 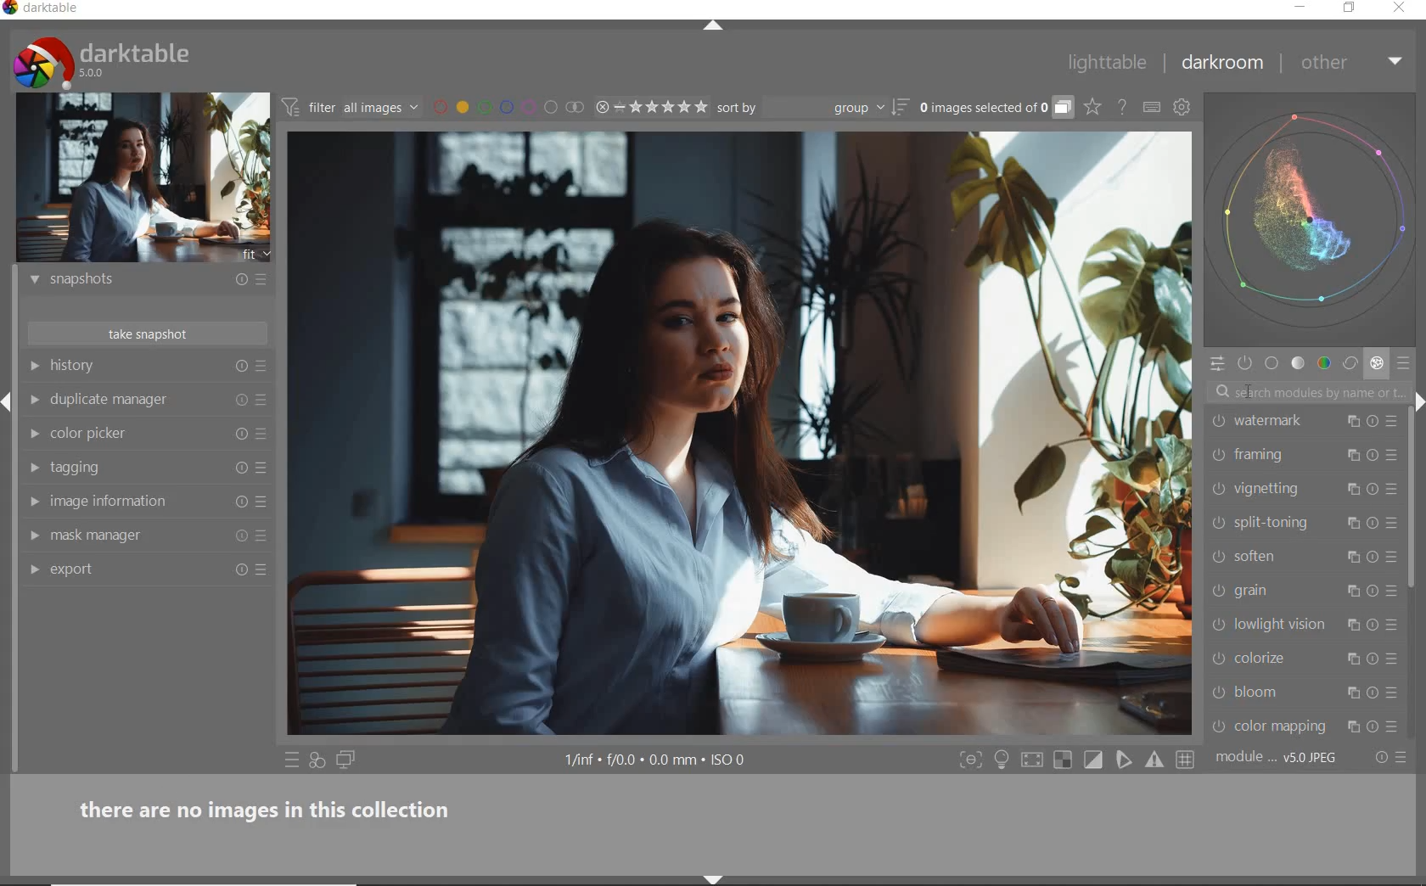 I want to click on tone, so click(x=1299, y=365).